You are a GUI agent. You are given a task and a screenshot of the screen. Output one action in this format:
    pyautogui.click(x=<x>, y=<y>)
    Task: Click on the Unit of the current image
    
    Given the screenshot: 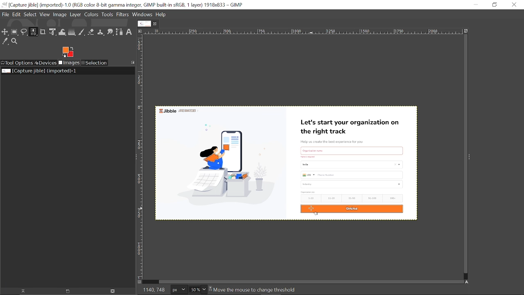 What is the action you would take?
    pyautogui.click(x=179, y=289)
    